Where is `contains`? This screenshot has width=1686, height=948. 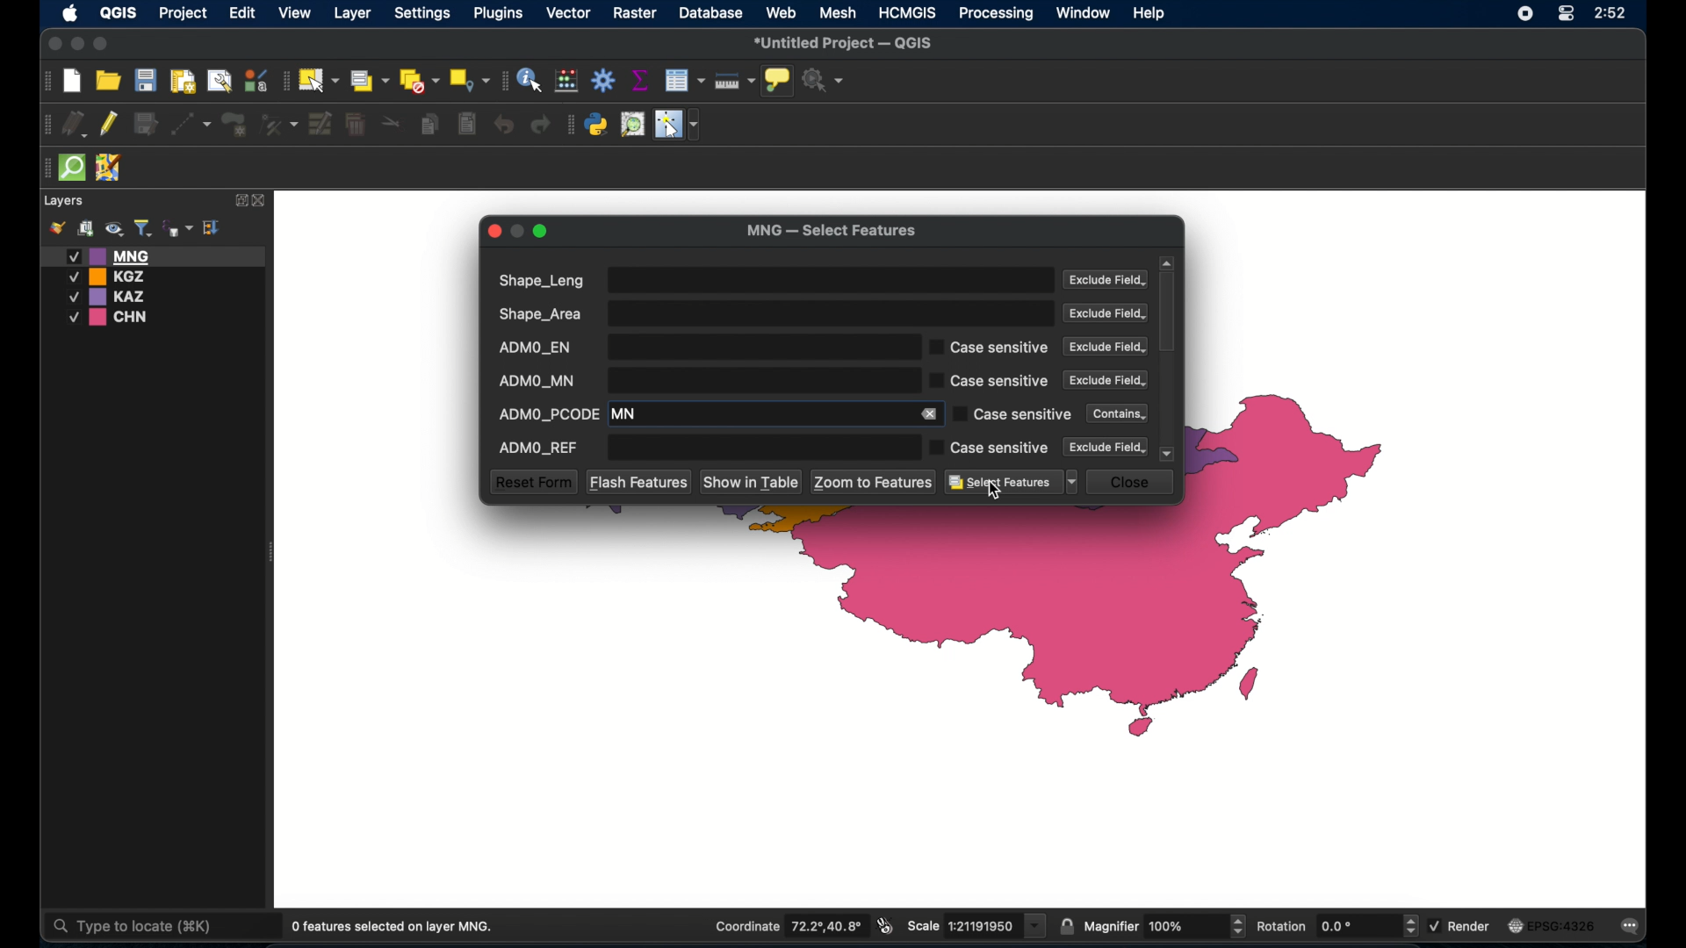
contains is located at coordinates (1113, 413).